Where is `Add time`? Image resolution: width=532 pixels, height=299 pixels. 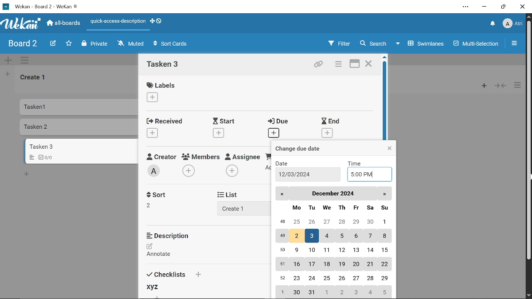 Add time is located at coordinates (368, 174).